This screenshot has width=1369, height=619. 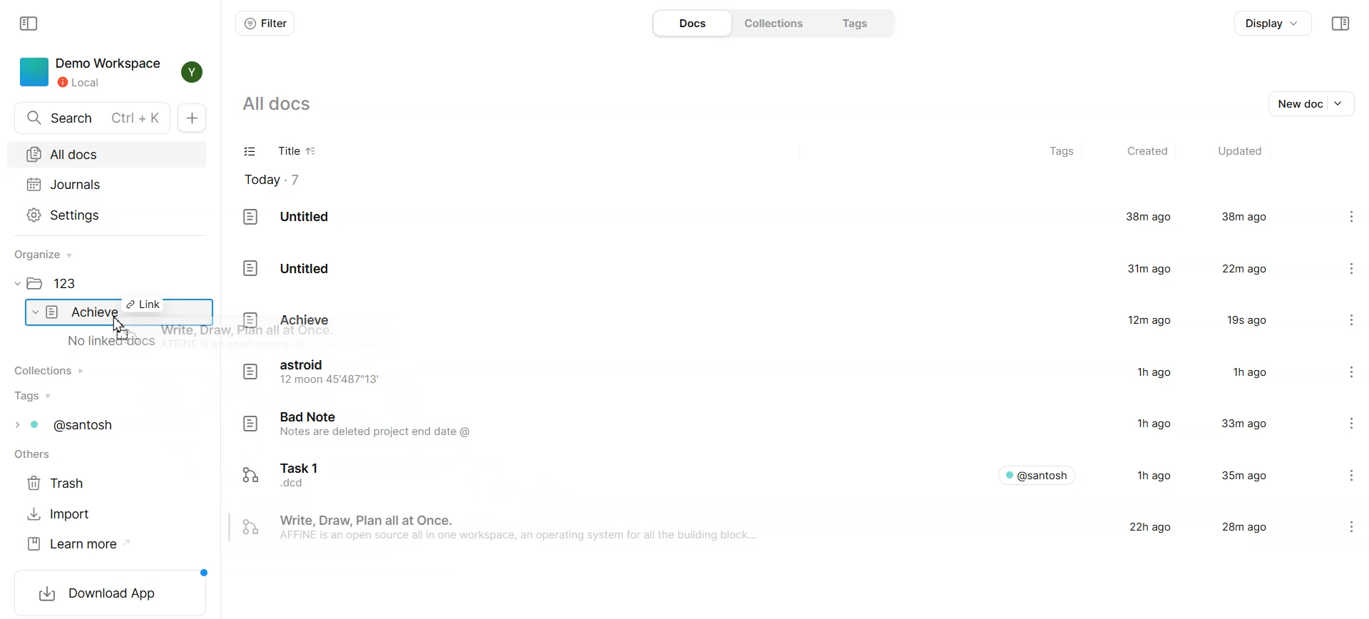 What do you see at coordinates (1273, 24) in the screenshot?
I see `Display` at bounding box center [1273, 24].